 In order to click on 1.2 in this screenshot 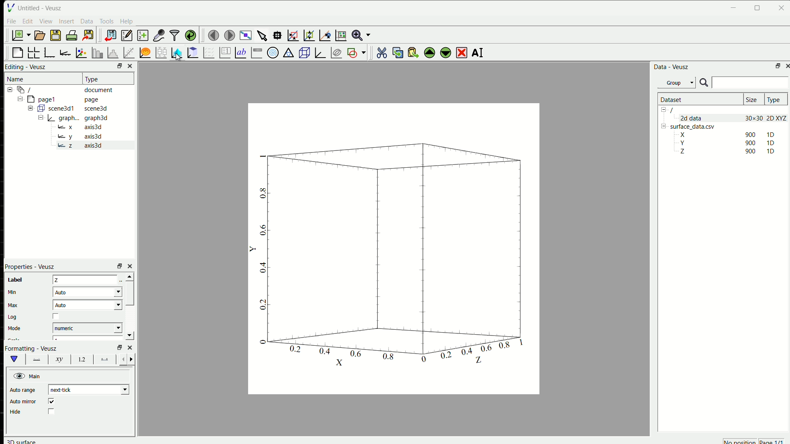, I will do `click(82, 359)`.